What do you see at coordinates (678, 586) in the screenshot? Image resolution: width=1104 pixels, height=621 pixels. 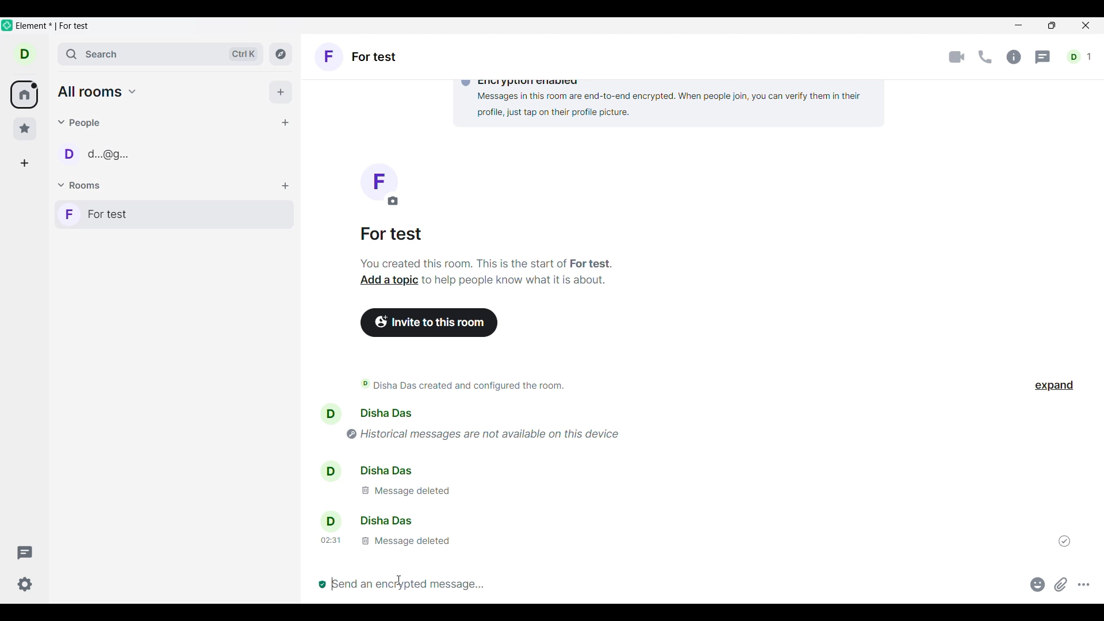 I see `Message box` at bounding box center [678, 586].